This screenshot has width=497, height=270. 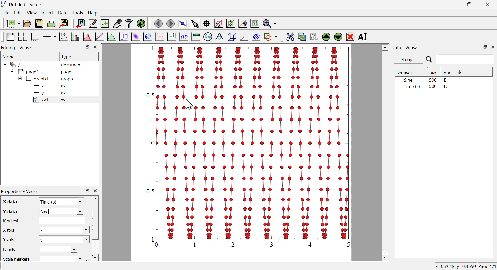 What do you see at coordinates (47, 12) in the screenshot?
I see `Insert` at bounding box center [47, 12].